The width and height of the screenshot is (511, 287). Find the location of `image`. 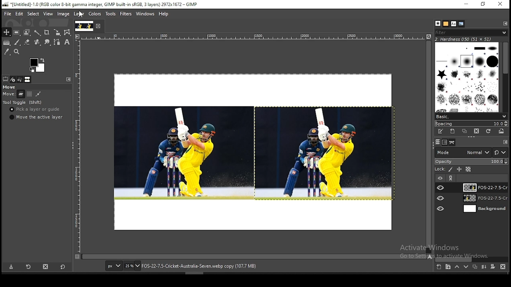

image is located at coordinates (182, 153).